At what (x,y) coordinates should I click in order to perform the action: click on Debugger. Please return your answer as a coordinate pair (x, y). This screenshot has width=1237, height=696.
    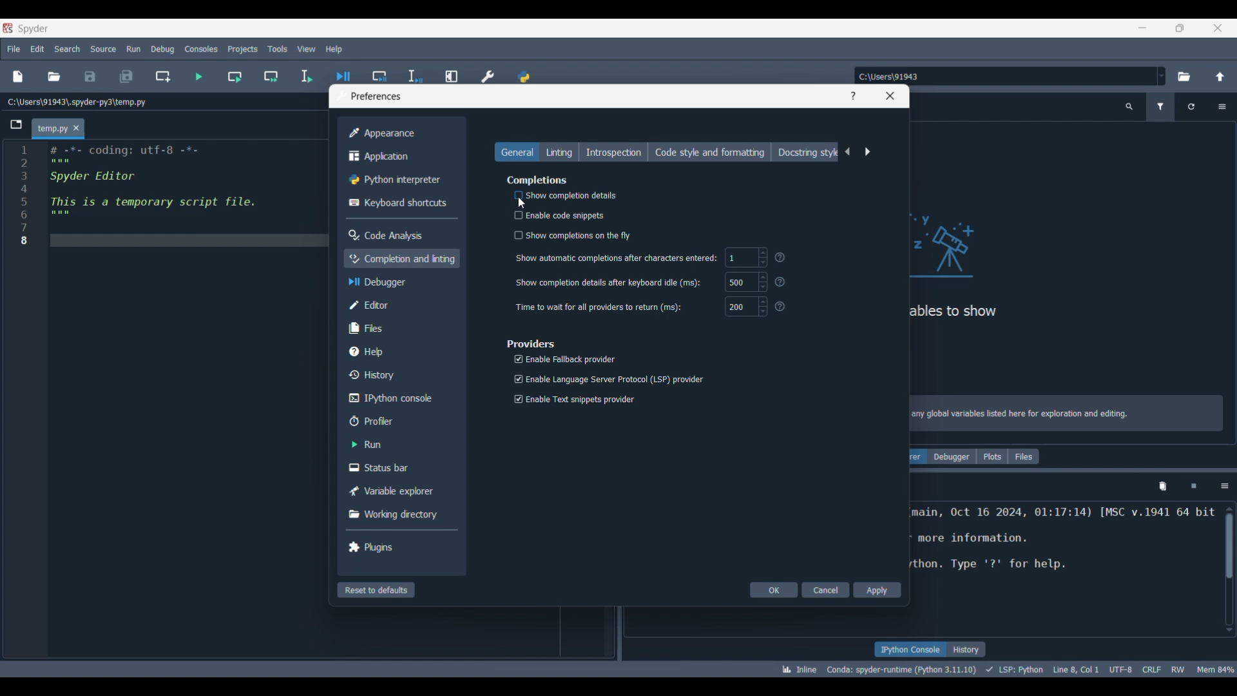
    Looking at the image, I should click on (401, 282).